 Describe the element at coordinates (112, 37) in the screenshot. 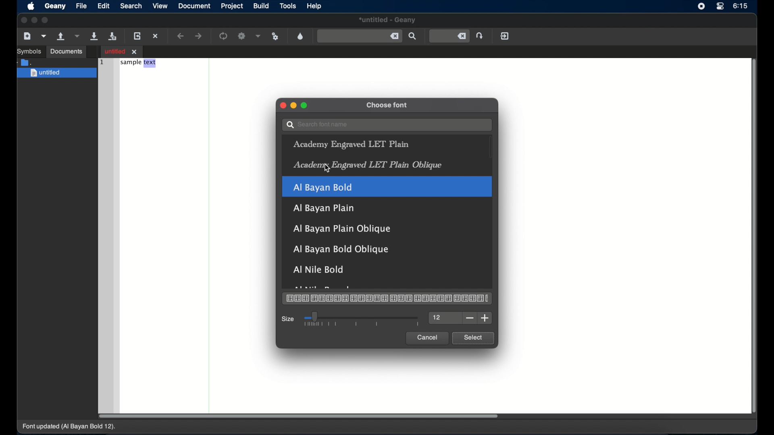

I see `save all current files` at that location.